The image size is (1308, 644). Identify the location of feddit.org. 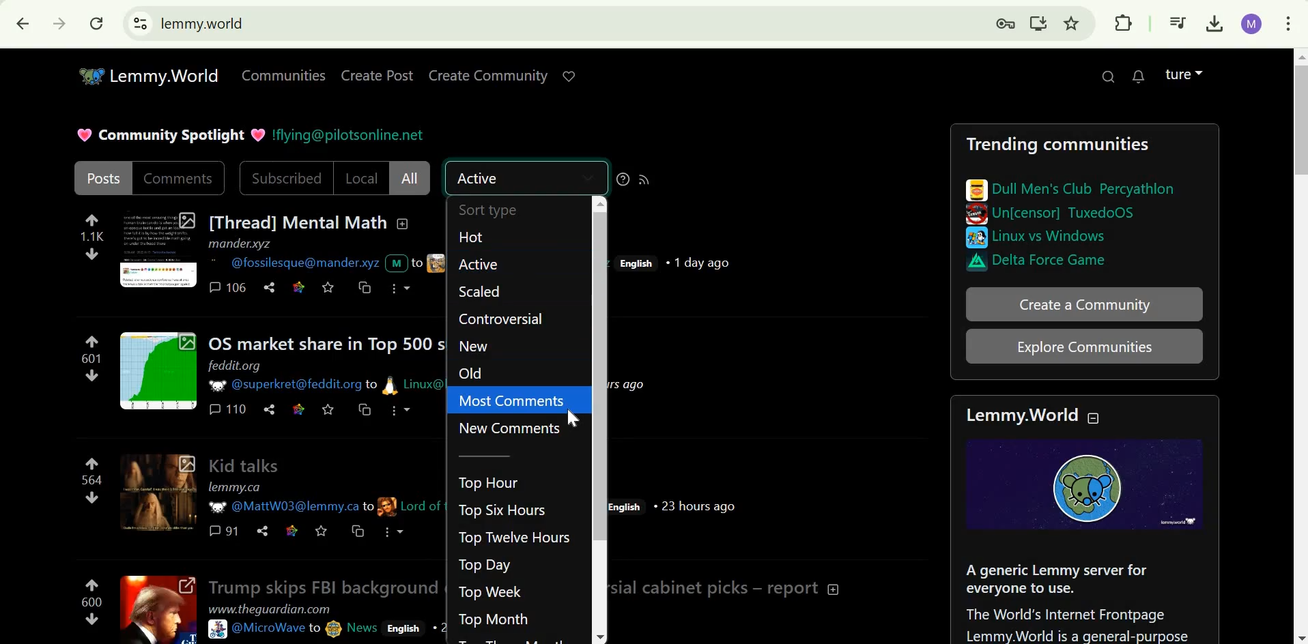
(236, 366).